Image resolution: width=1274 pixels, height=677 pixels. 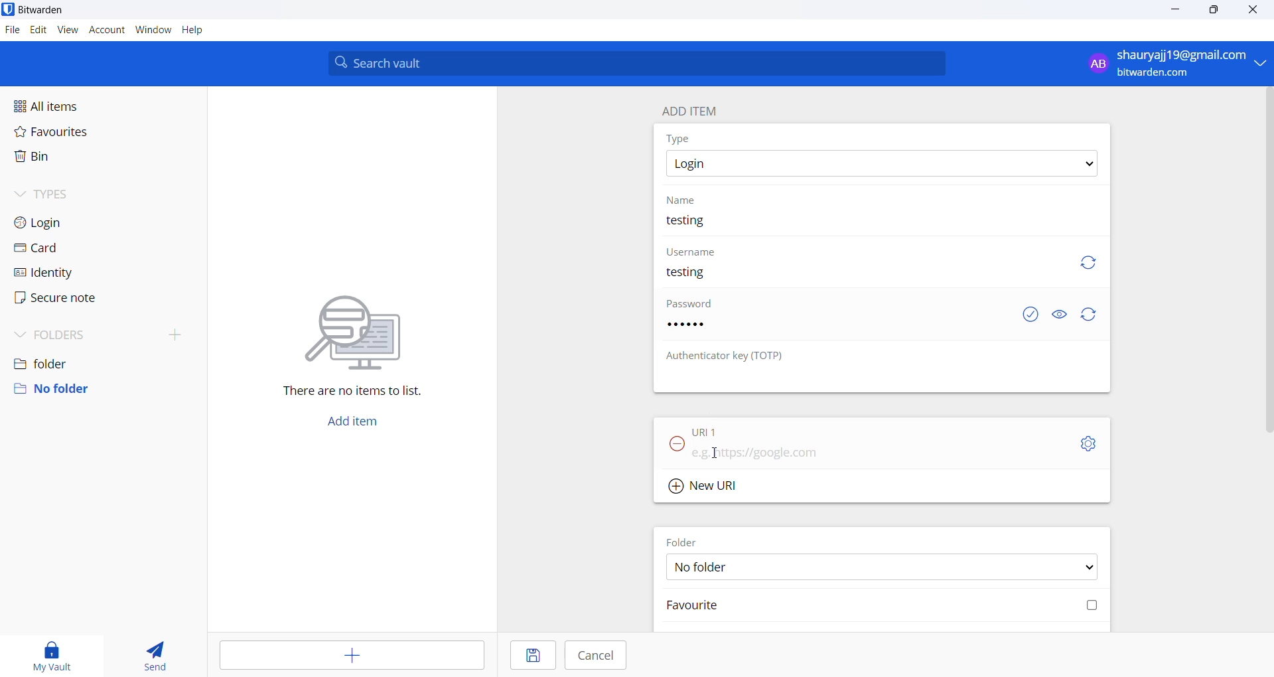 I want to click on exposed, so click(x=1030, y=313).